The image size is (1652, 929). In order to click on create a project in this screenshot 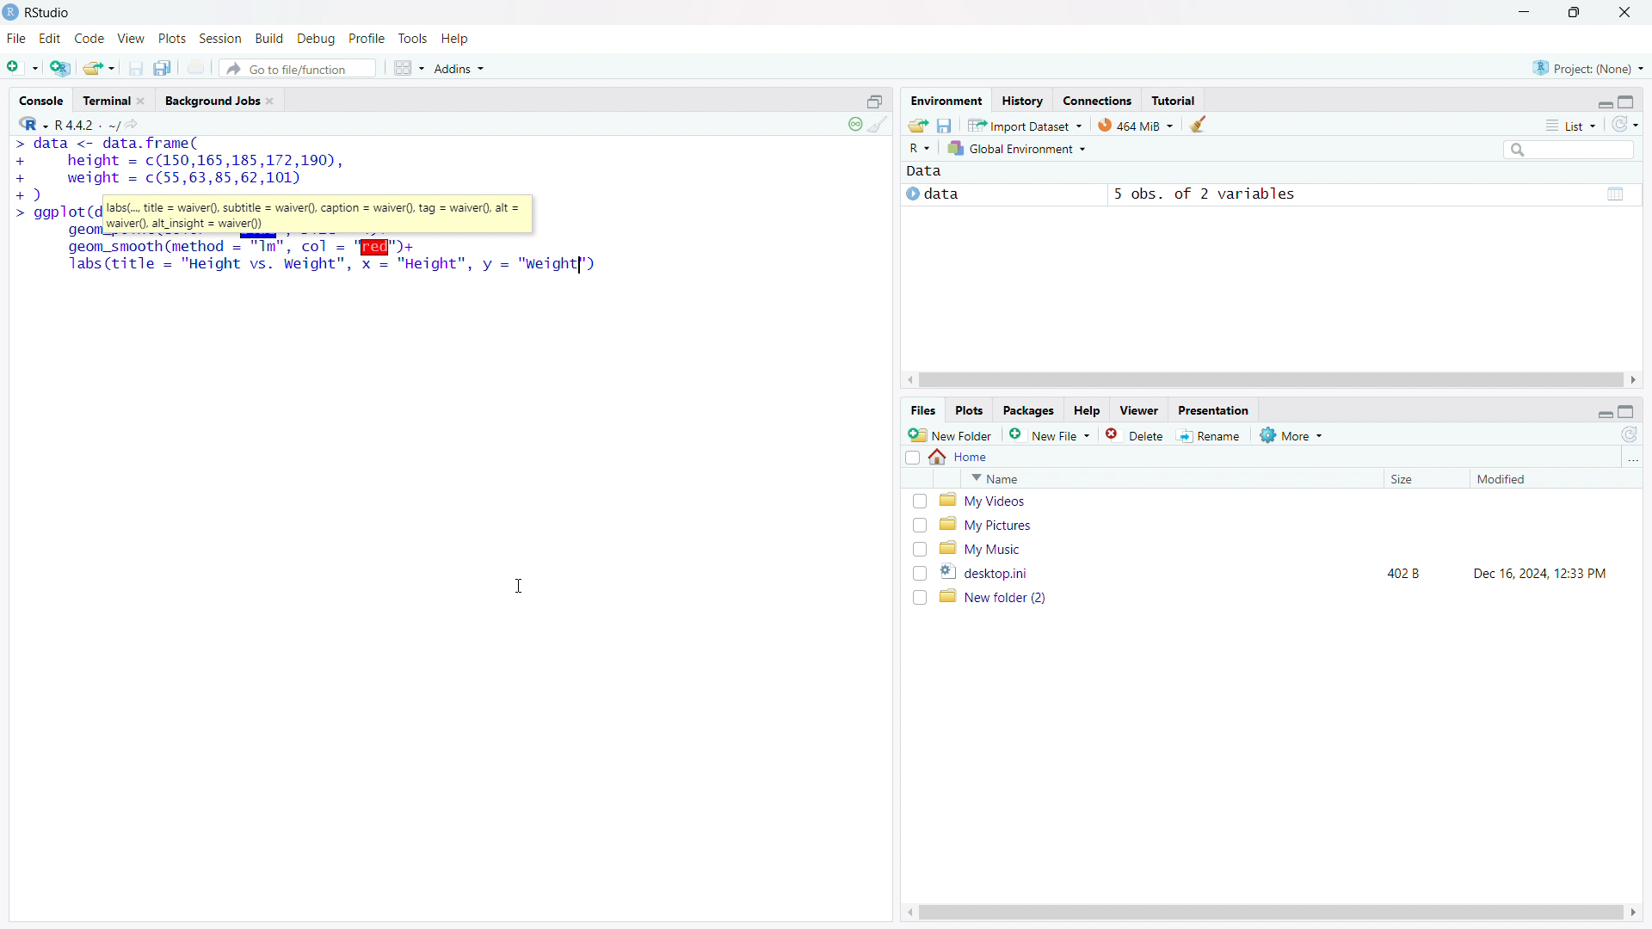, I will do `click(61, 66)`.